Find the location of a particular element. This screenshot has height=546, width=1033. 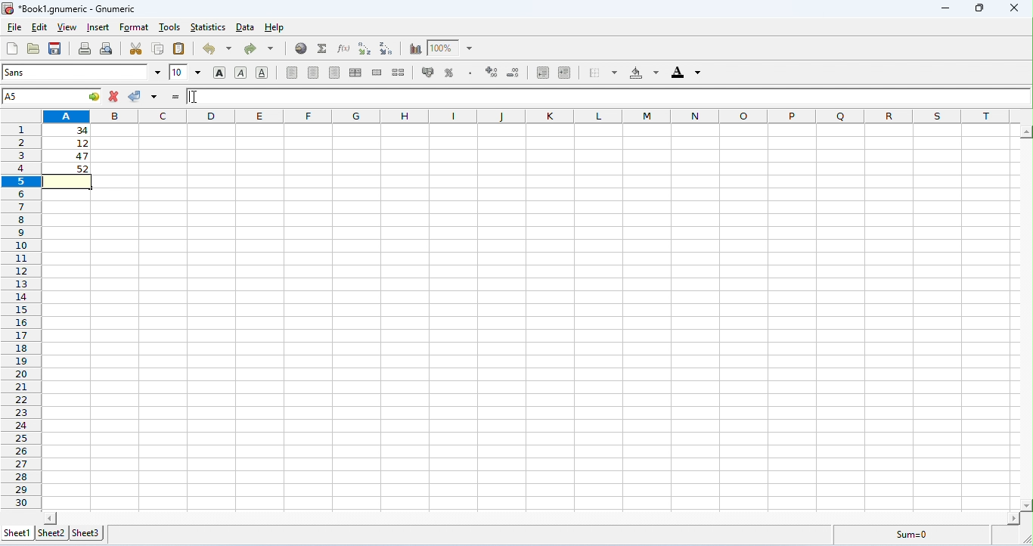

help is located at coordinates (276, 28).